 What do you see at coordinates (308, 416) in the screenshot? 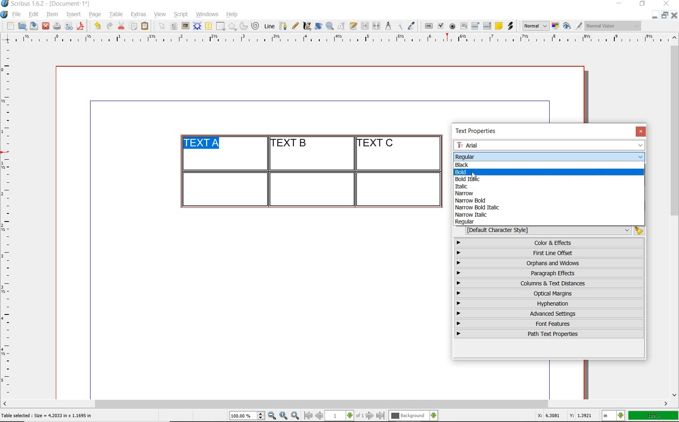
I see `go to first page` at bounding box center [308, 416].